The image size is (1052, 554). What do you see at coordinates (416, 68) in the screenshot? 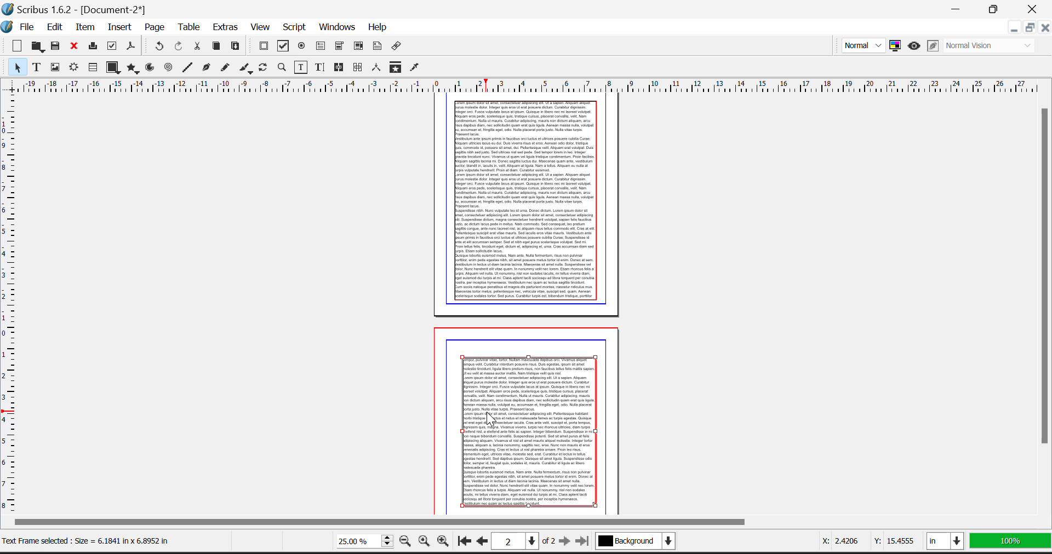
I see `Eyedropper` at bounding box center [416, 68].